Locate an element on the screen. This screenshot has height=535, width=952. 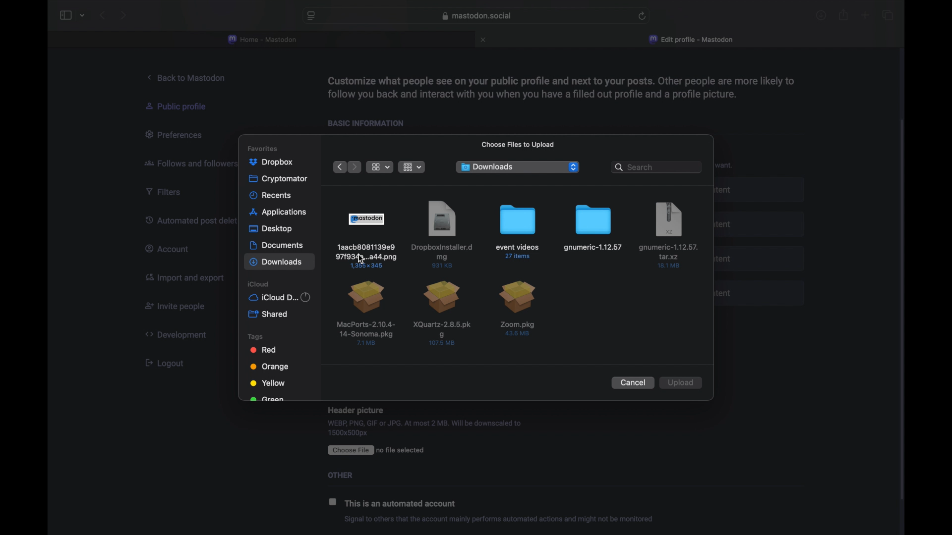
choose files to upload is located at coordinates (518, 144).